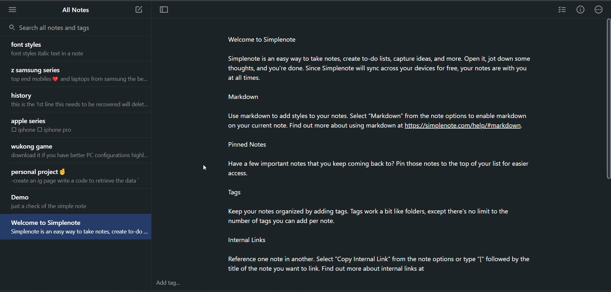 Image resolution: width=611 pixels, height=292 pixels. What do you see at coordinates (372, 195) in the screenshot?
I see `Pinned Notes
3
Have a few important notes that you keep coming back to? Pin those notes to the top of your list for easier
access.
Tags
Keep your notes organized by adding tags. Tags work a bit like folders, except there's no limit to the number of
tags you can add per note.
Internal Links` at bounding box center [372, 195].